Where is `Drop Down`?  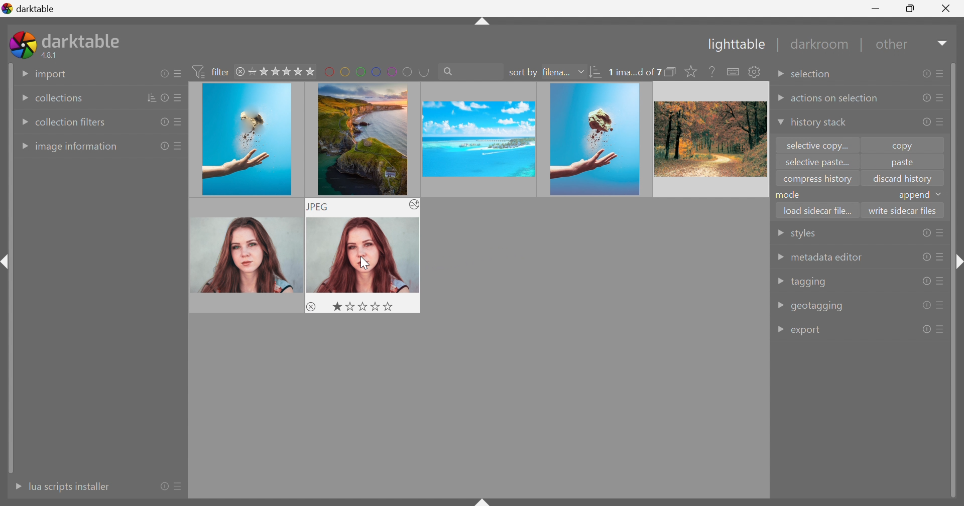 Drop Down is located at coordinates (23, 147).